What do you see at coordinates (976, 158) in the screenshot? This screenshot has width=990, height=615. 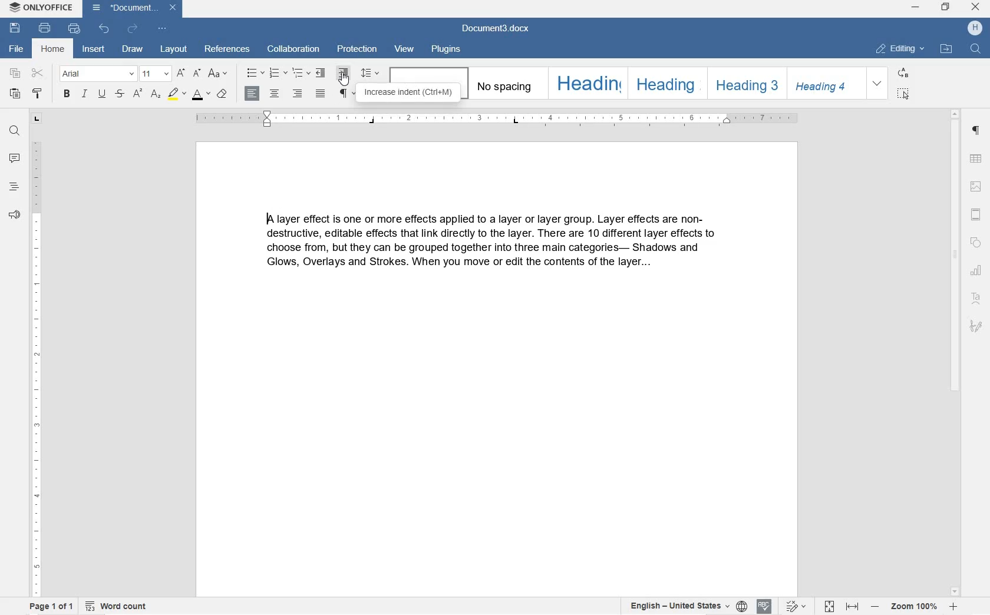 I see `TABLE` at bounding box center [976, 158].